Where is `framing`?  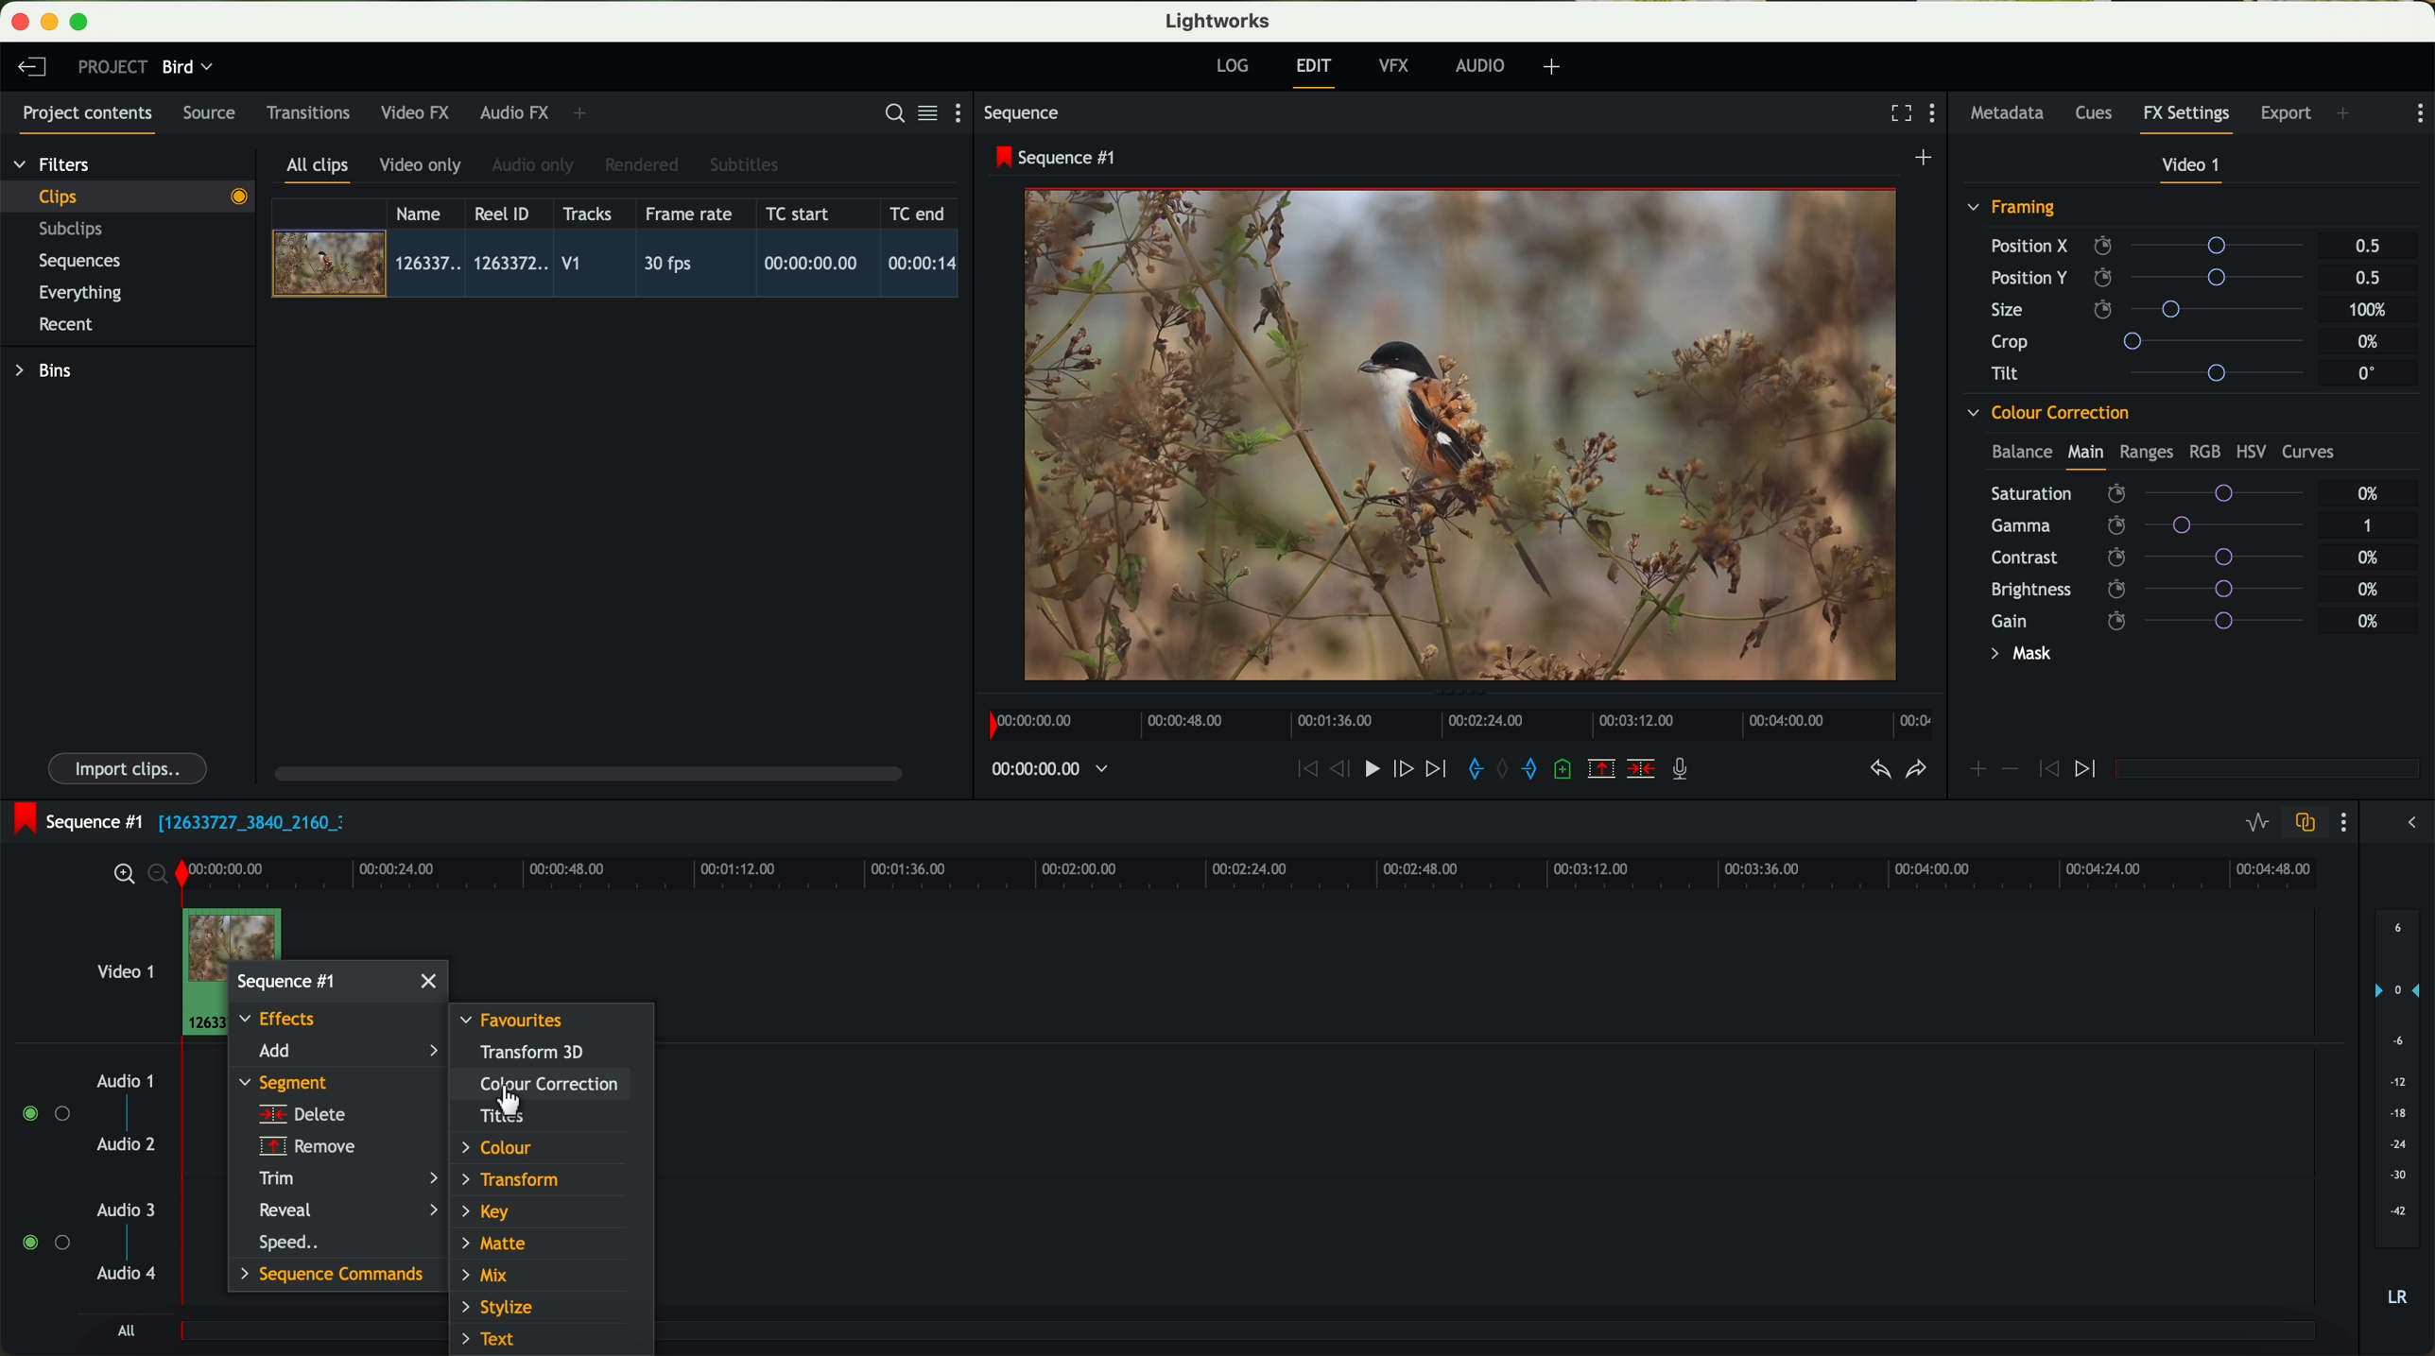 framing is located at coordinates (2012, 210).